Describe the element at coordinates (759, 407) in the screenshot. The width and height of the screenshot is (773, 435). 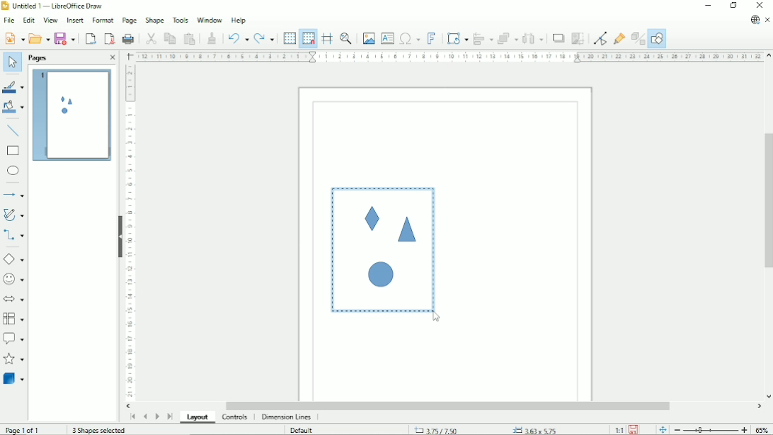
I see `Horizontal scroll button` at that location.